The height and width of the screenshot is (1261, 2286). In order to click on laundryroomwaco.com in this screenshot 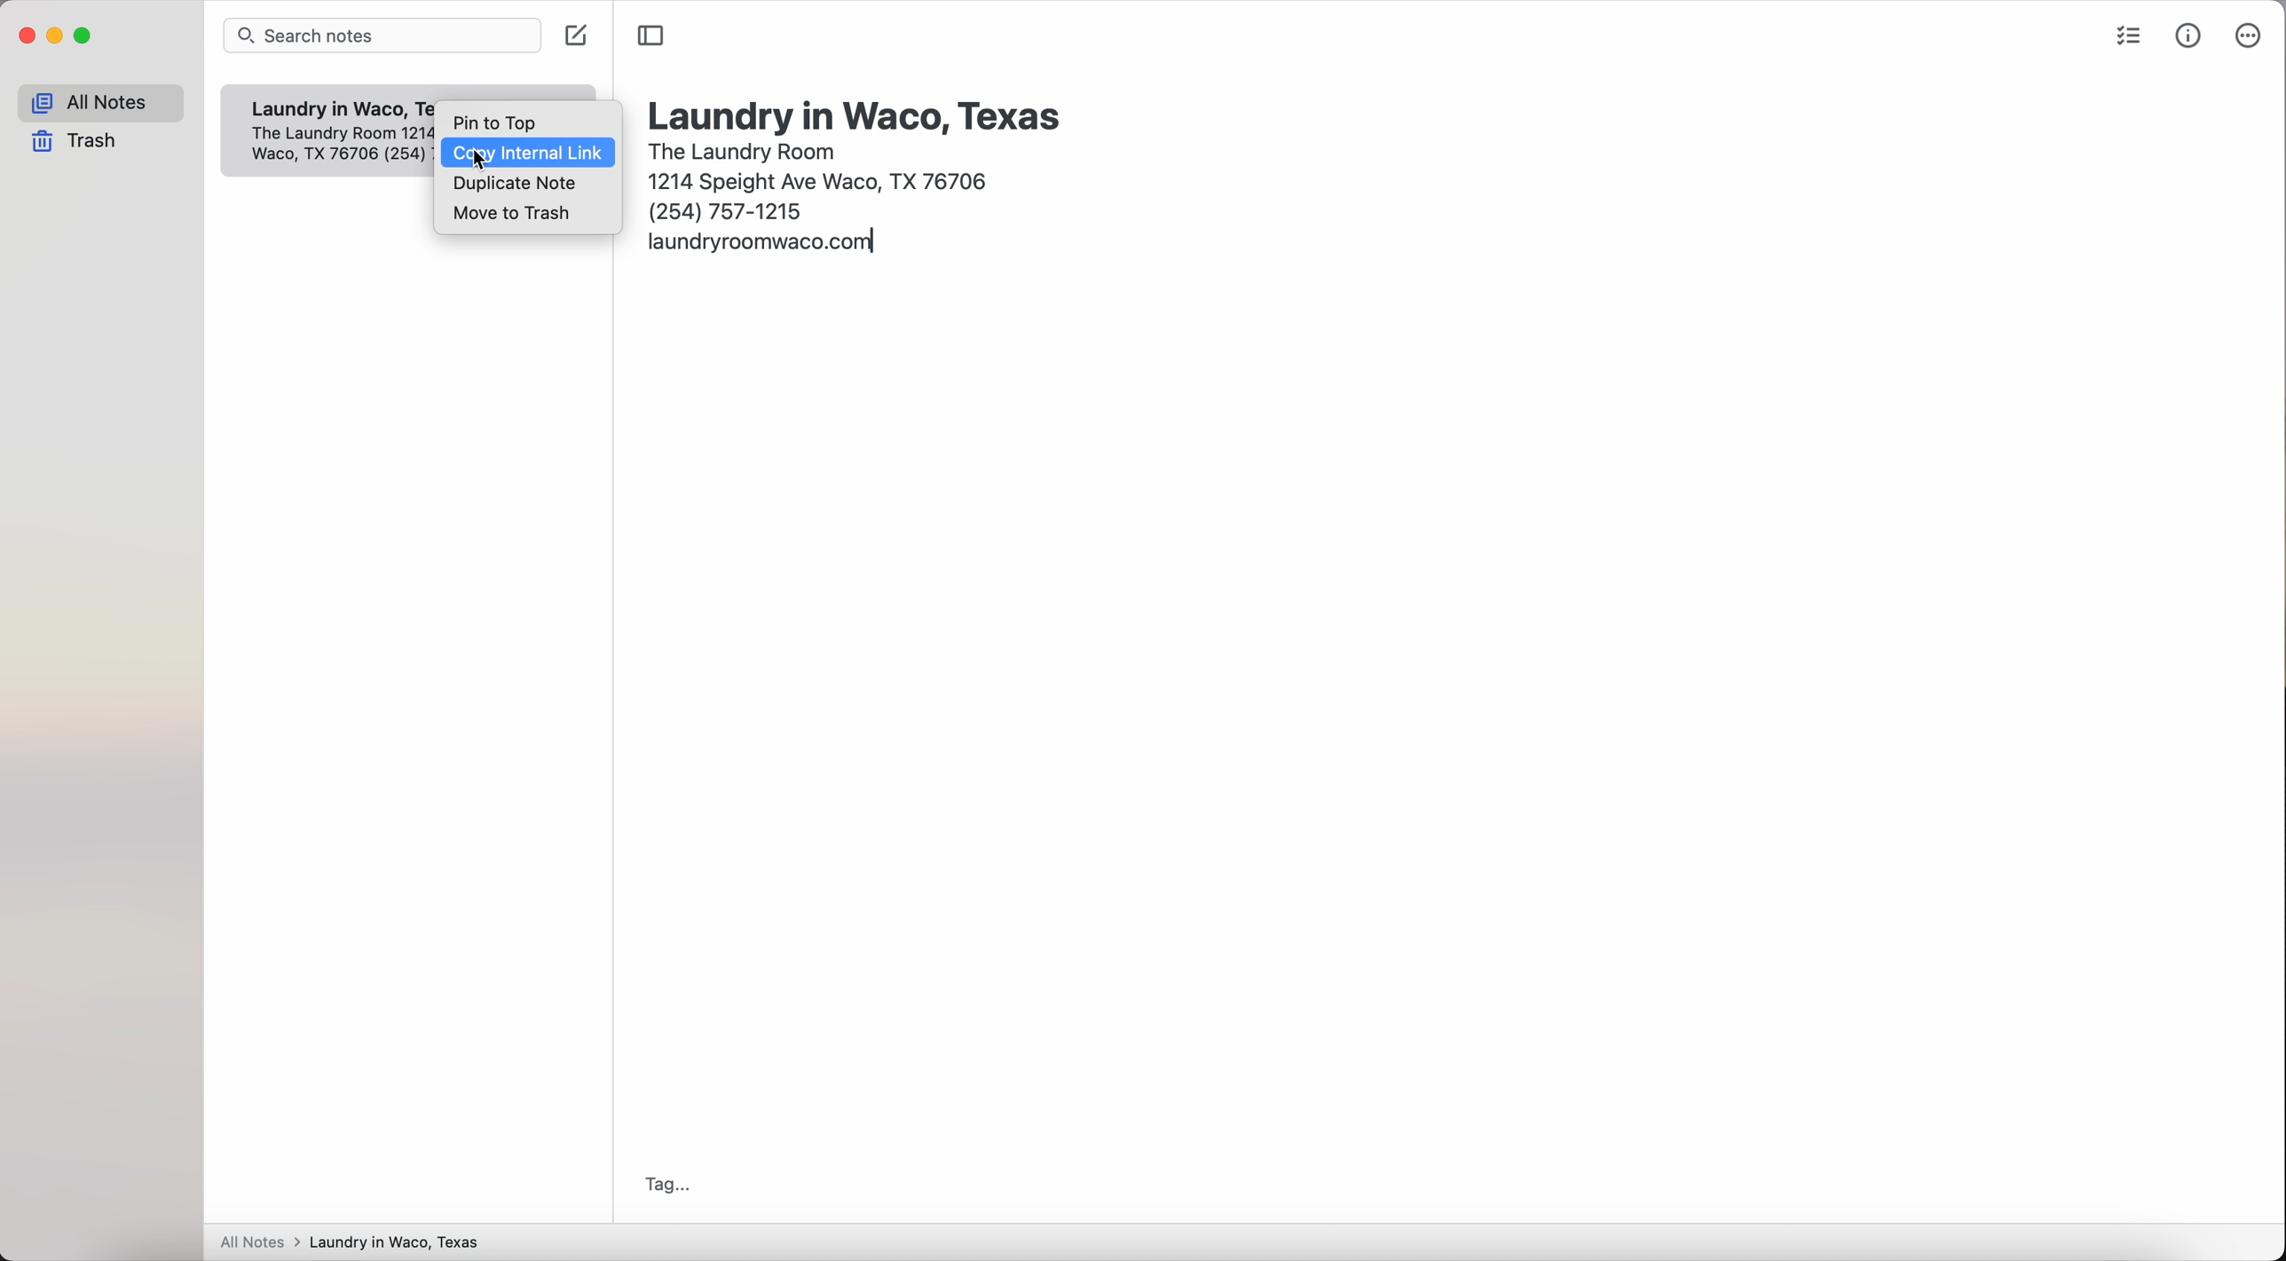, I will do `click(763, 245)`.